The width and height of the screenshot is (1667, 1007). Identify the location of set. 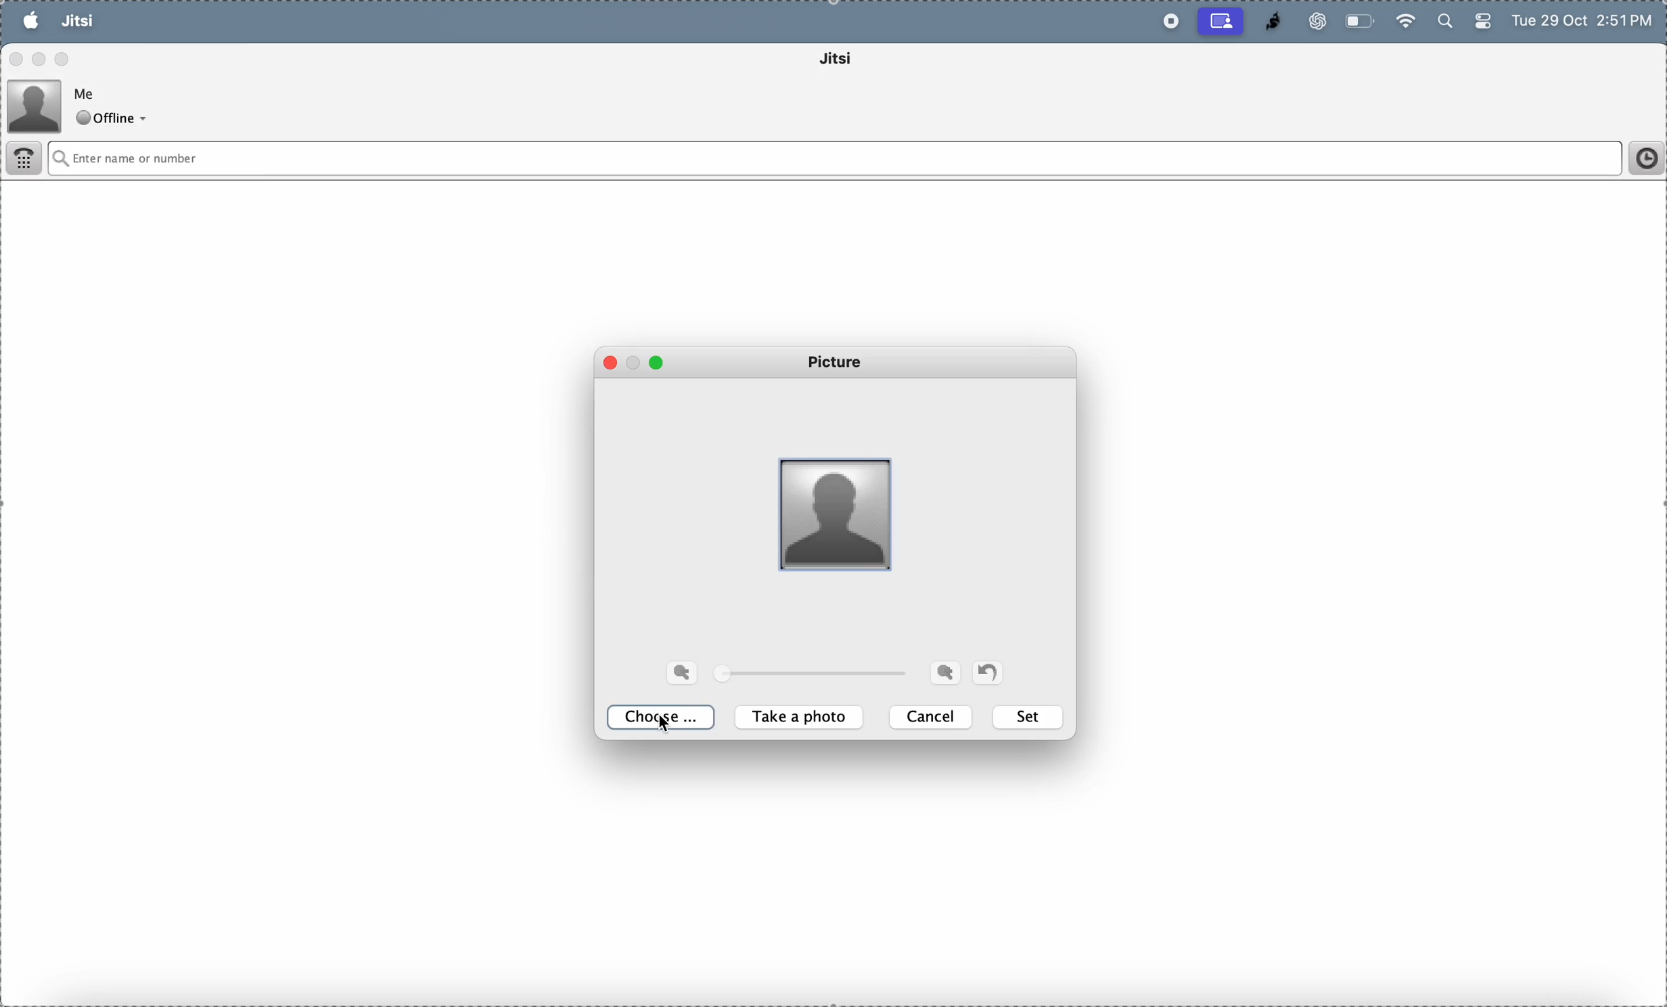
(1030, 717).